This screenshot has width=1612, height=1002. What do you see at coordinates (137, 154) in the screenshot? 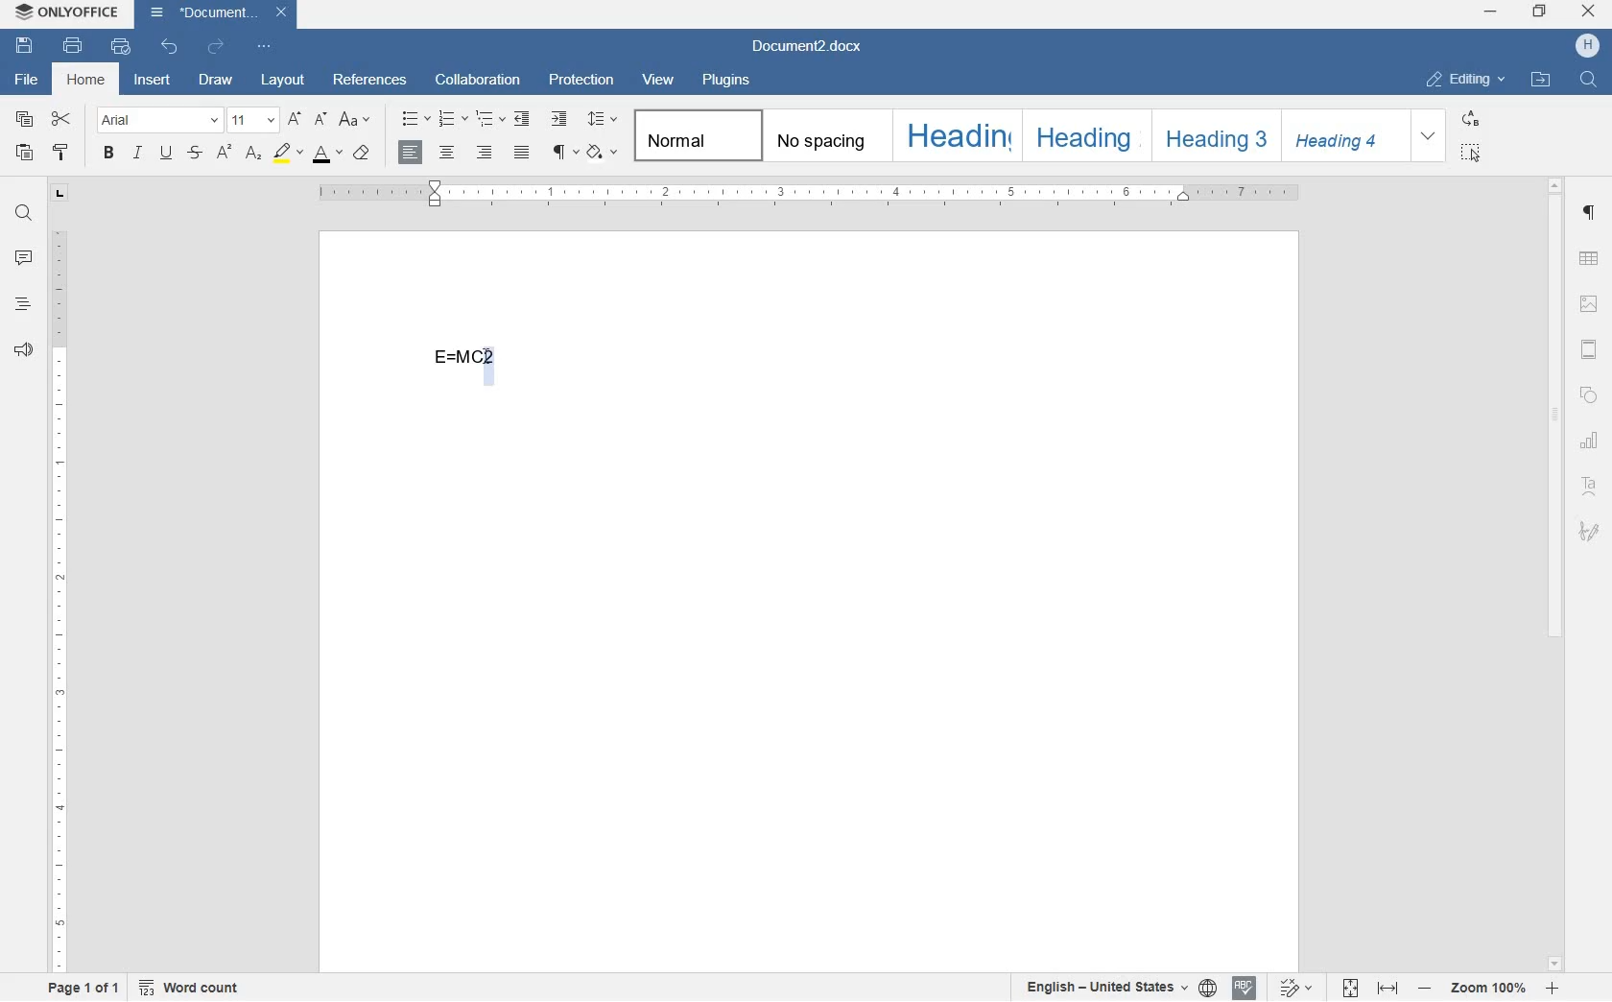
I see `italic` at bounding box center [137, 154].